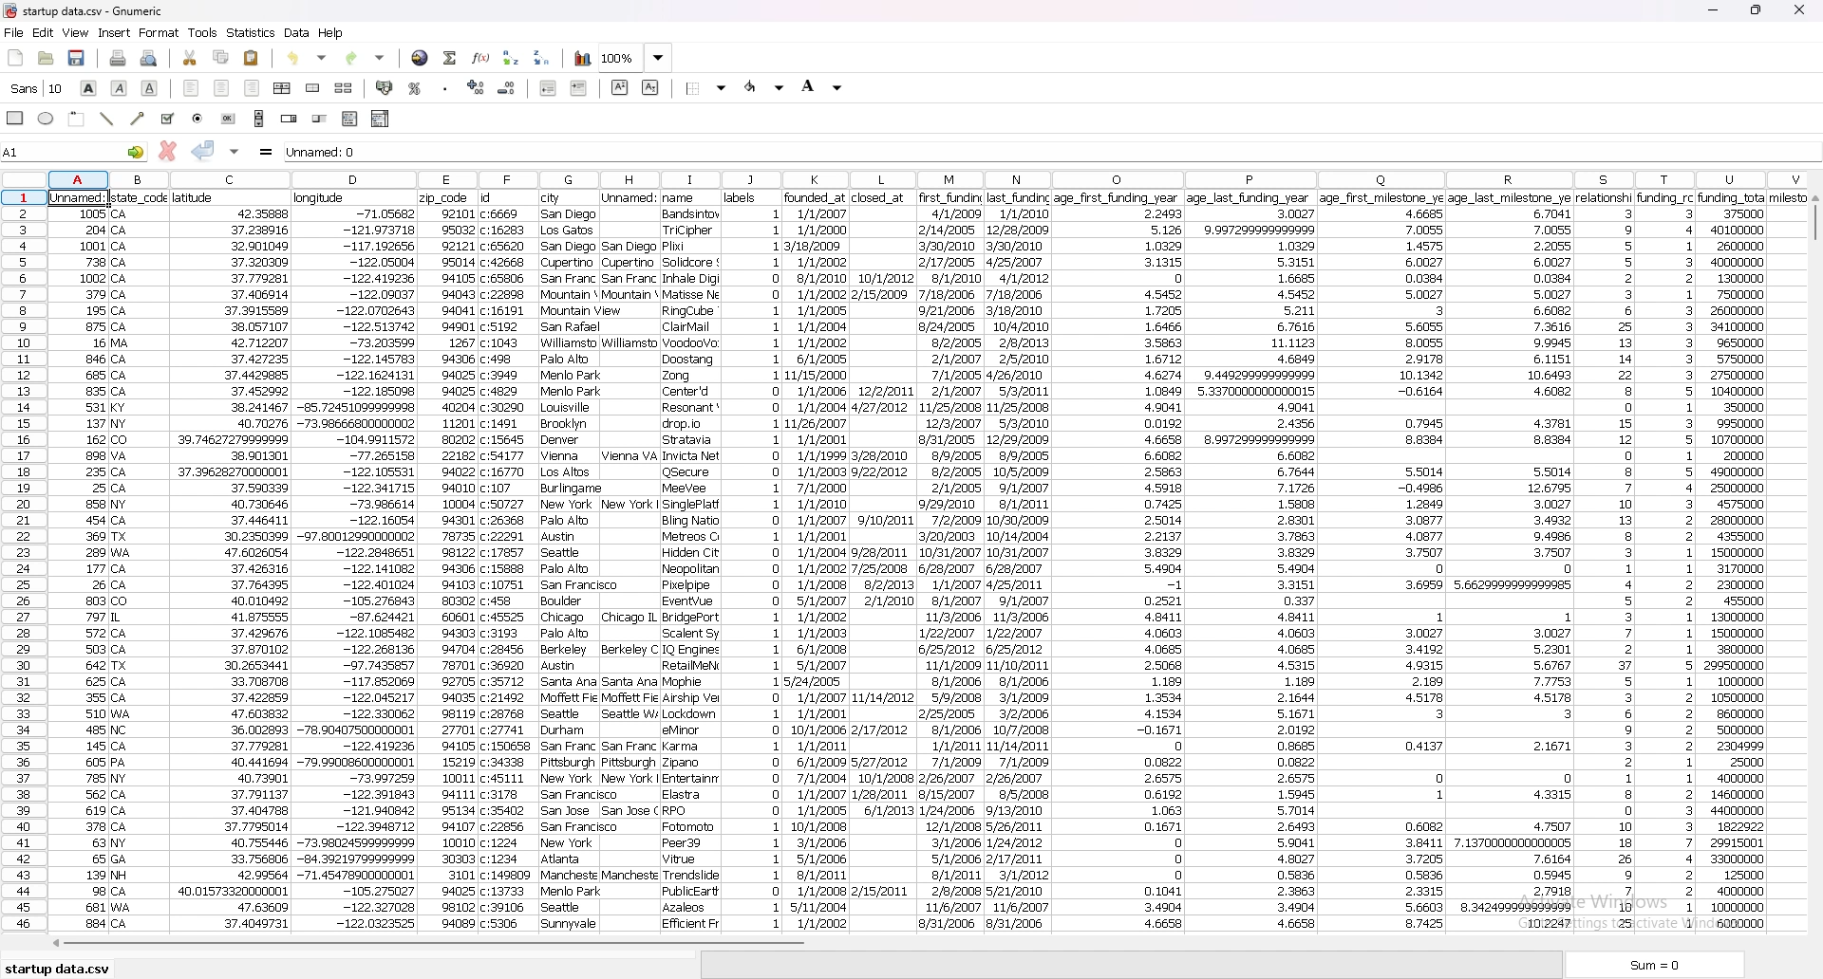  What do you see at coordinates (320, 119) in the screenshot?
I see `slider` at bounding box center [320, 119].